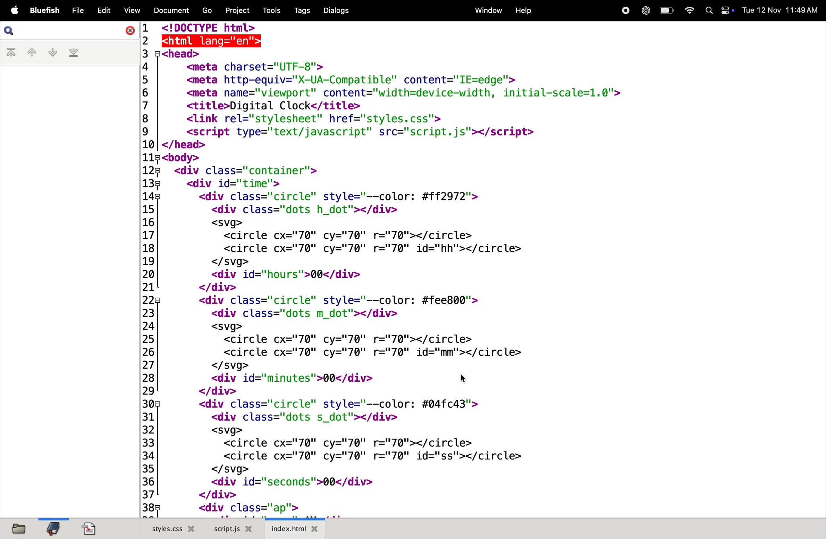  Describe the element at coordinates (32, 51) in the screenshot. I see `previous bookmark` at that location.